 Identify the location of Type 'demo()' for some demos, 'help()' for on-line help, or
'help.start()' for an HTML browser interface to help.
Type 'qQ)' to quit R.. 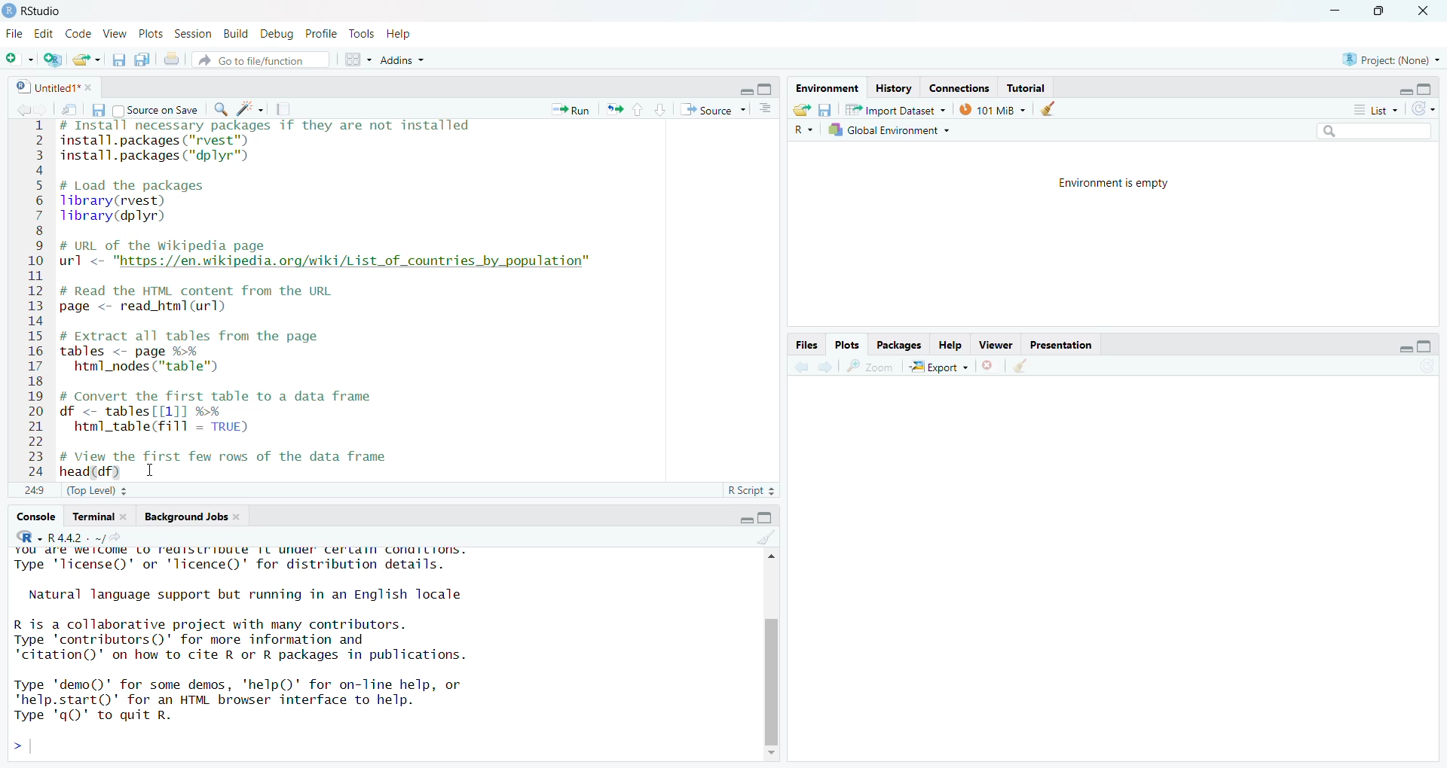
(243, 704).